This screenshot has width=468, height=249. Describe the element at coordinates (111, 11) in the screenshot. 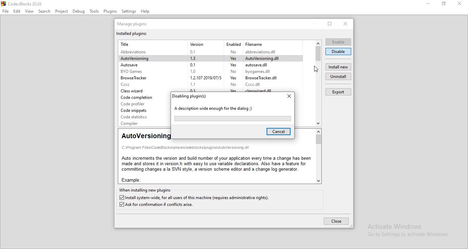

I see `plugins` at that location.